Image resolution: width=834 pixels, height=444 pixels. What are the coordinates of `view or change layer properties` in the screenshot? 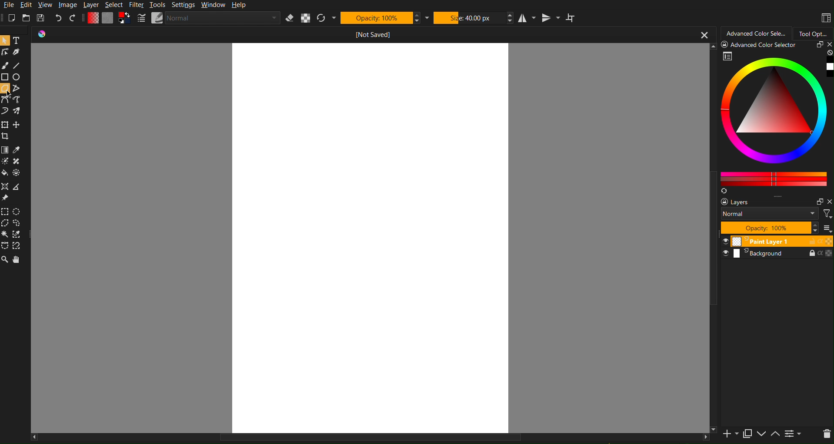 It's located at (795, 434).